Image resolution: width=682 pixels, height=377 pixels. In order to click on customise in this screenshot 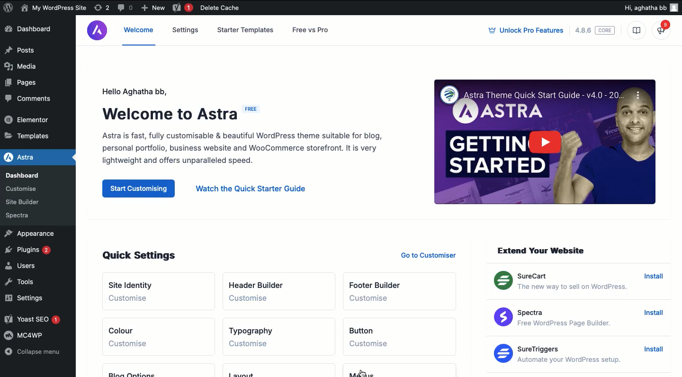, I will do `click(378, 344)`.